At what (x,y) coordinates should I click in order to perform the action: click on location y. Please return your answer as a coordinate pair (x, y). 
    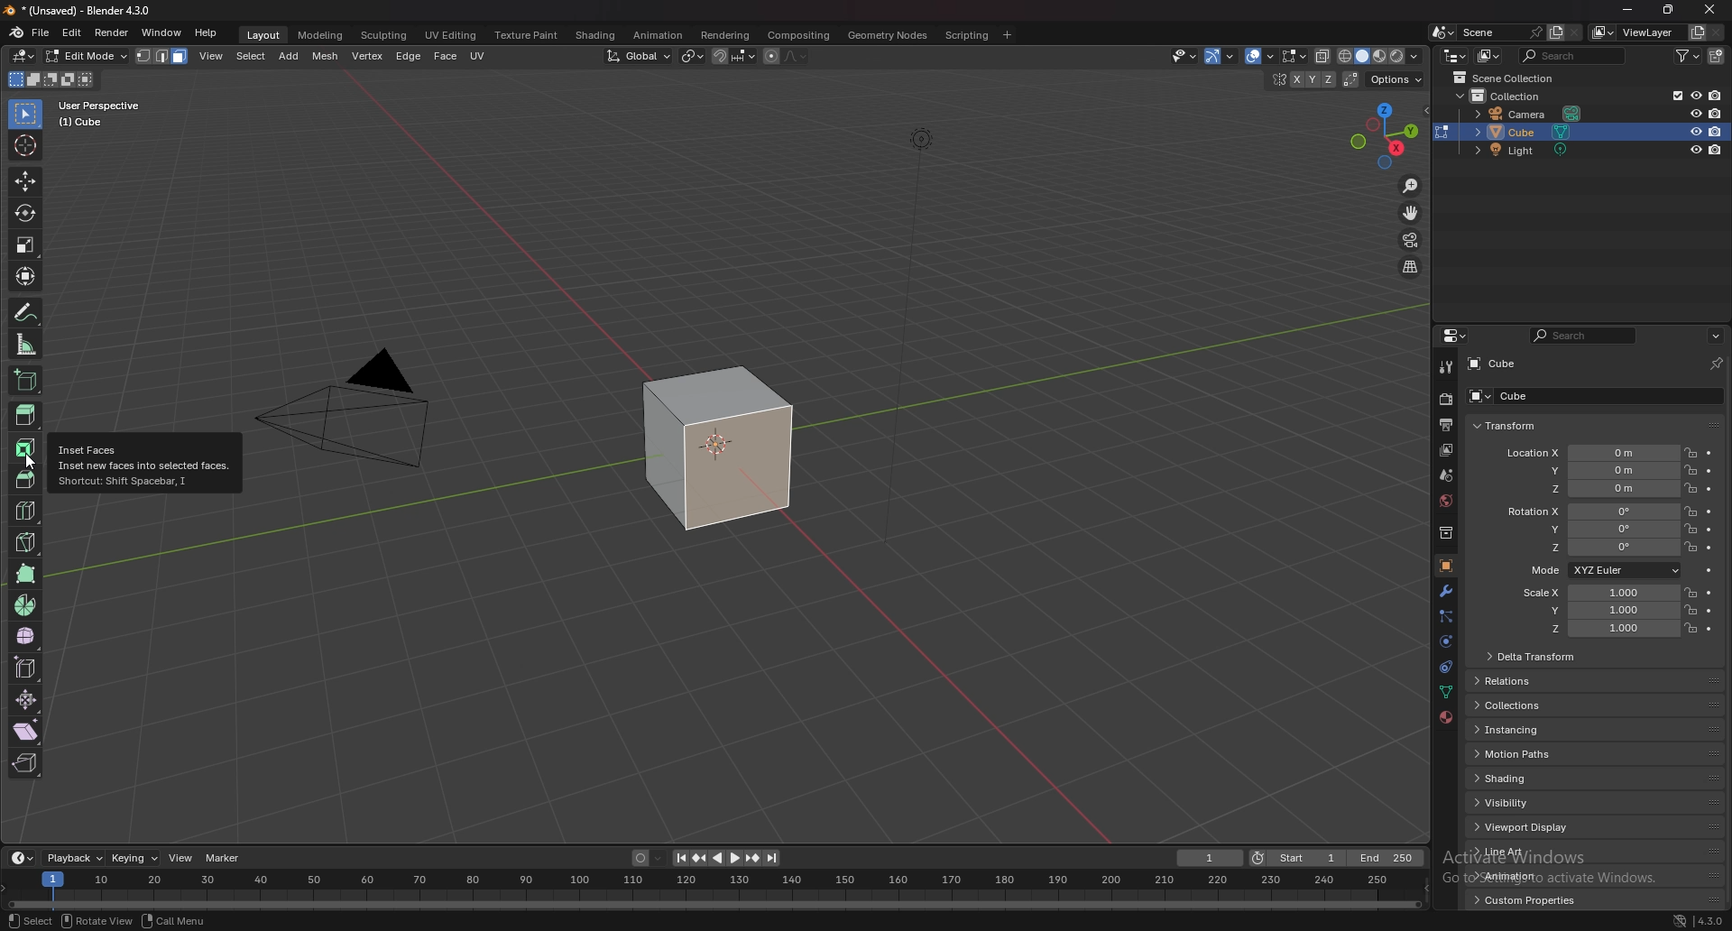
    Looking at the image, I should click on (1591, 471).